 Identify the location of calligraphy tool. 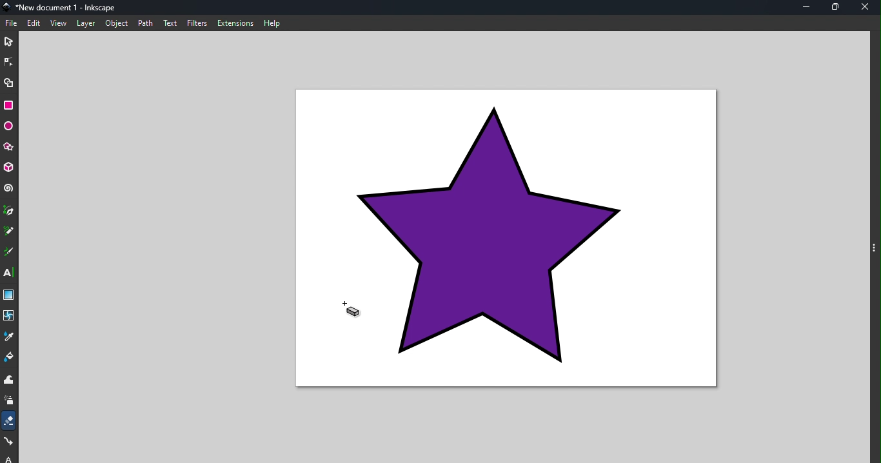
(9, 252).